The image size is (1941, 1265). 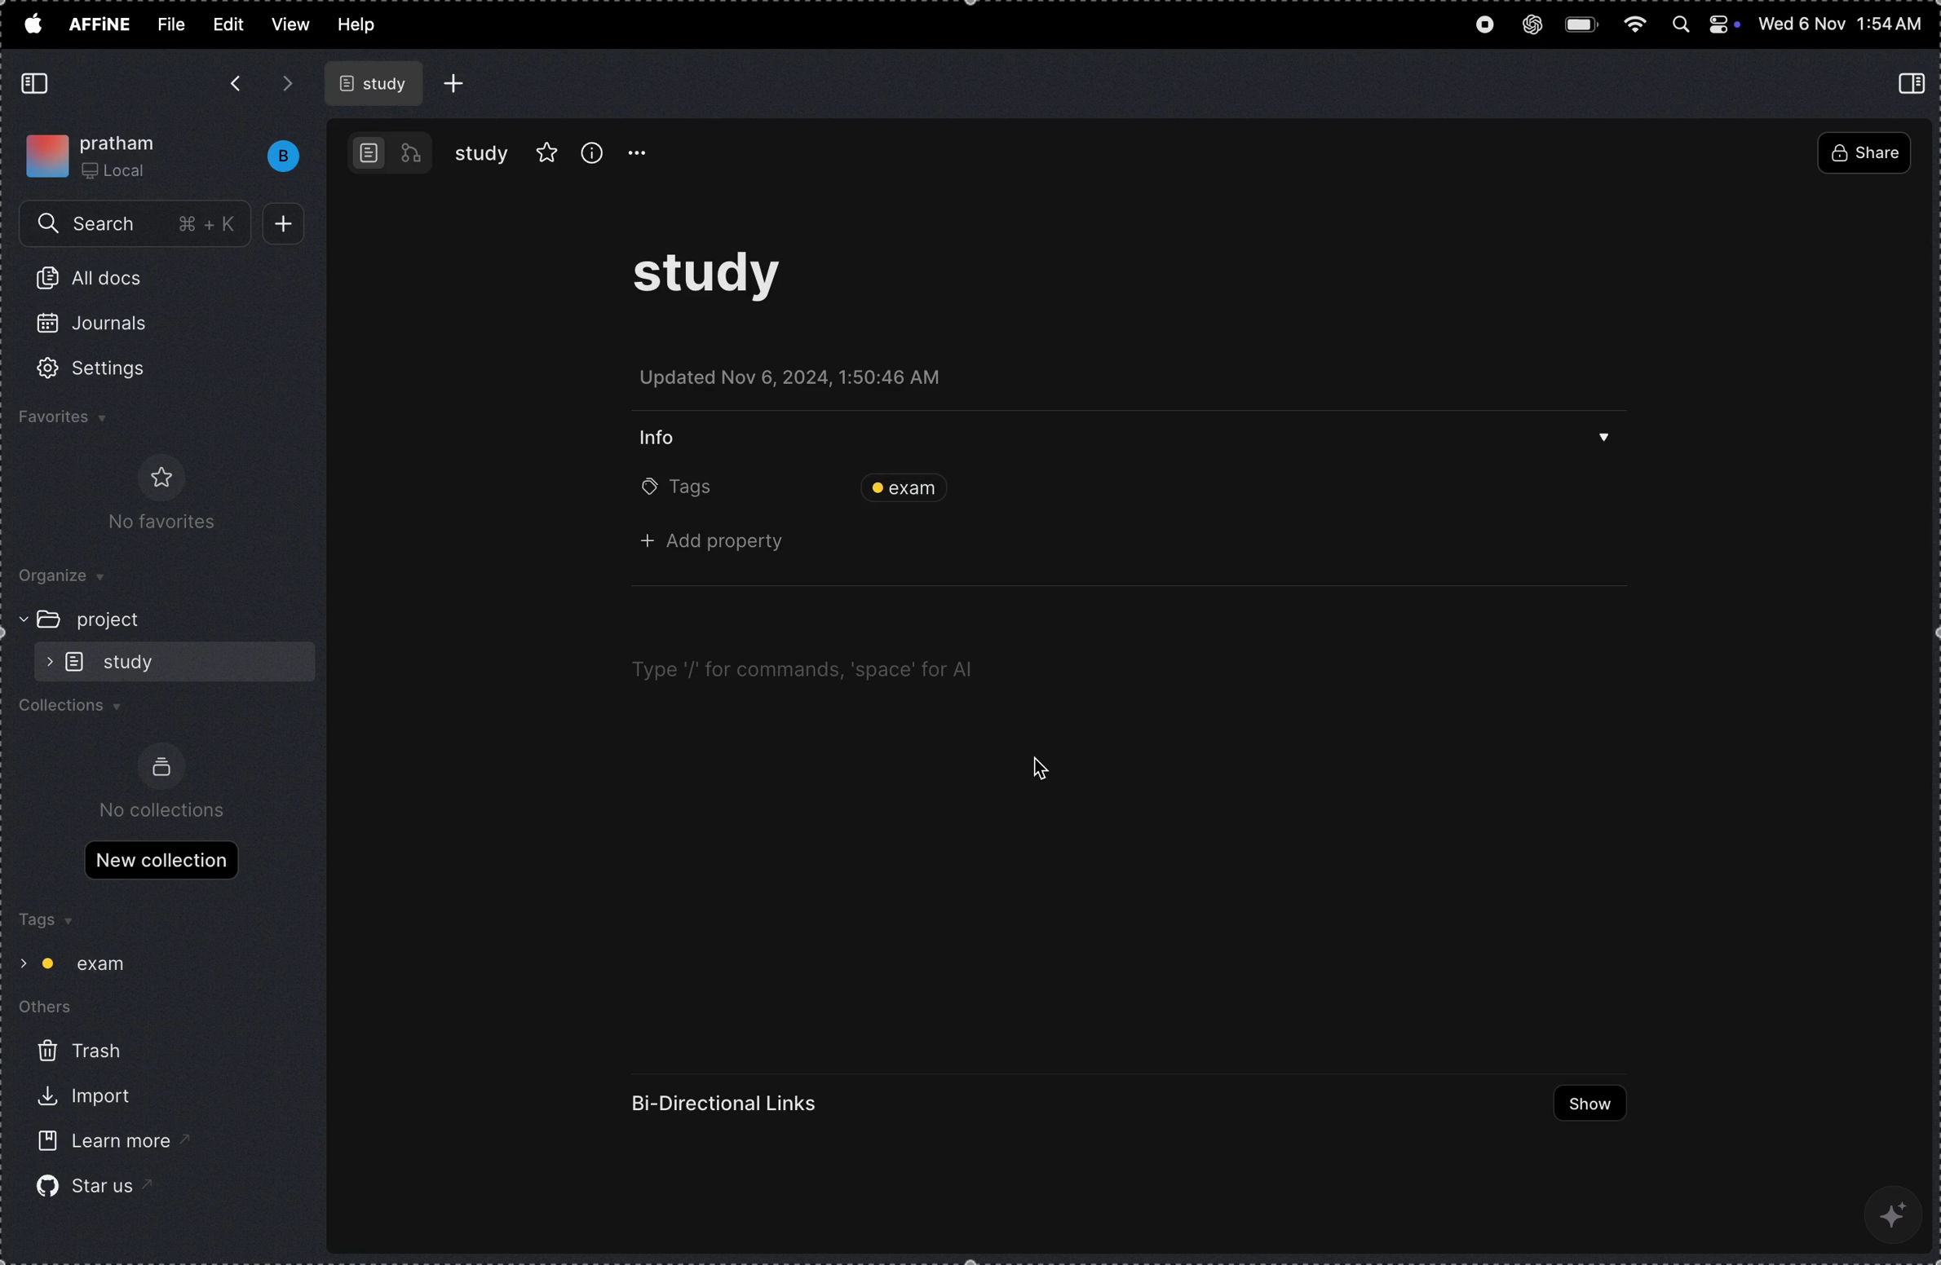 I want to click on study, so click(x=482, y=153).